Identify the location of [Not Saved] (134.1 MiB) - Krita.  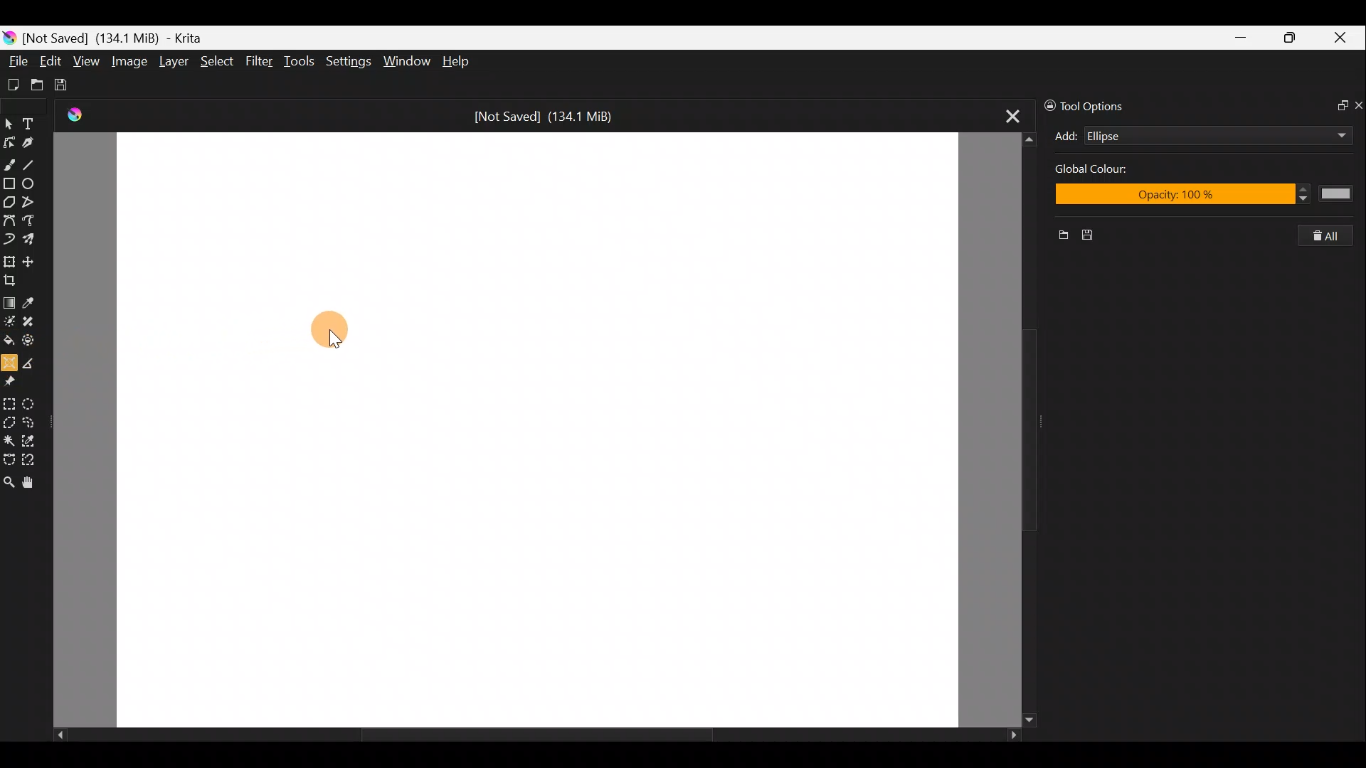
(124, 38).